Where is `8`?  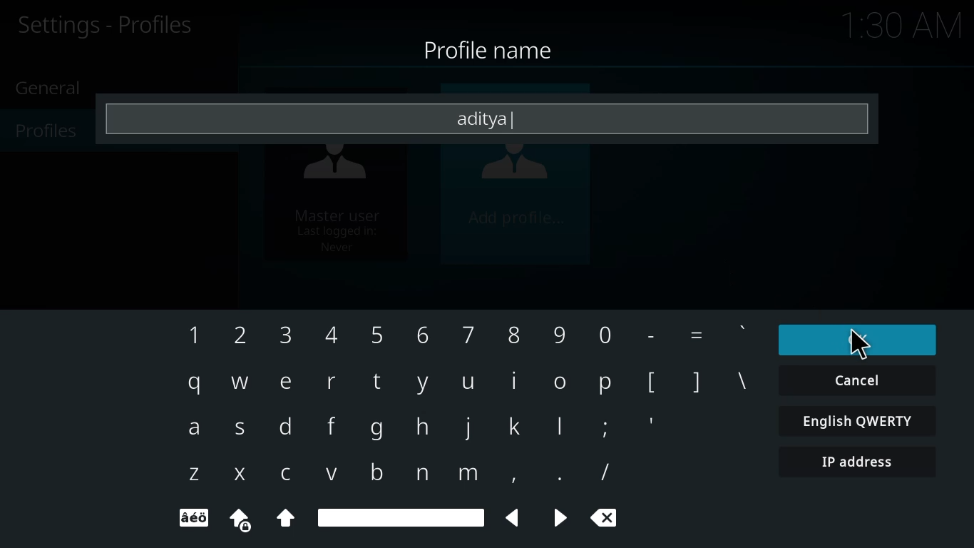 8 is located at coordinates (512, 338).